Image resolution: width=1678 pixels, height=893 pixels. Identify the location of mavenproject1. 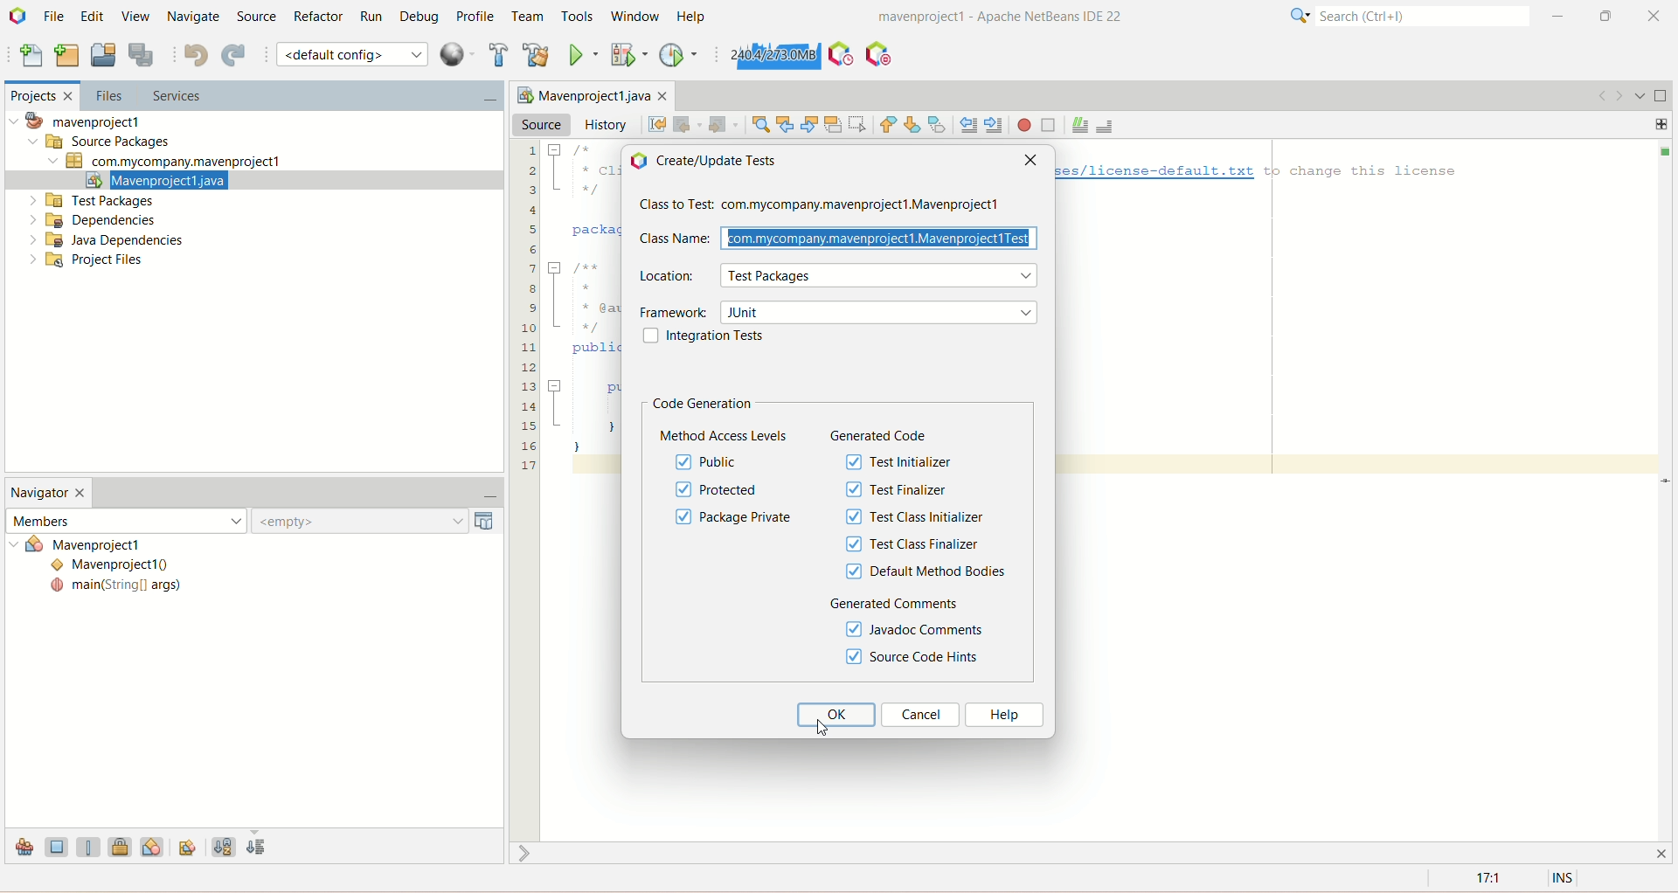
(90, 121).